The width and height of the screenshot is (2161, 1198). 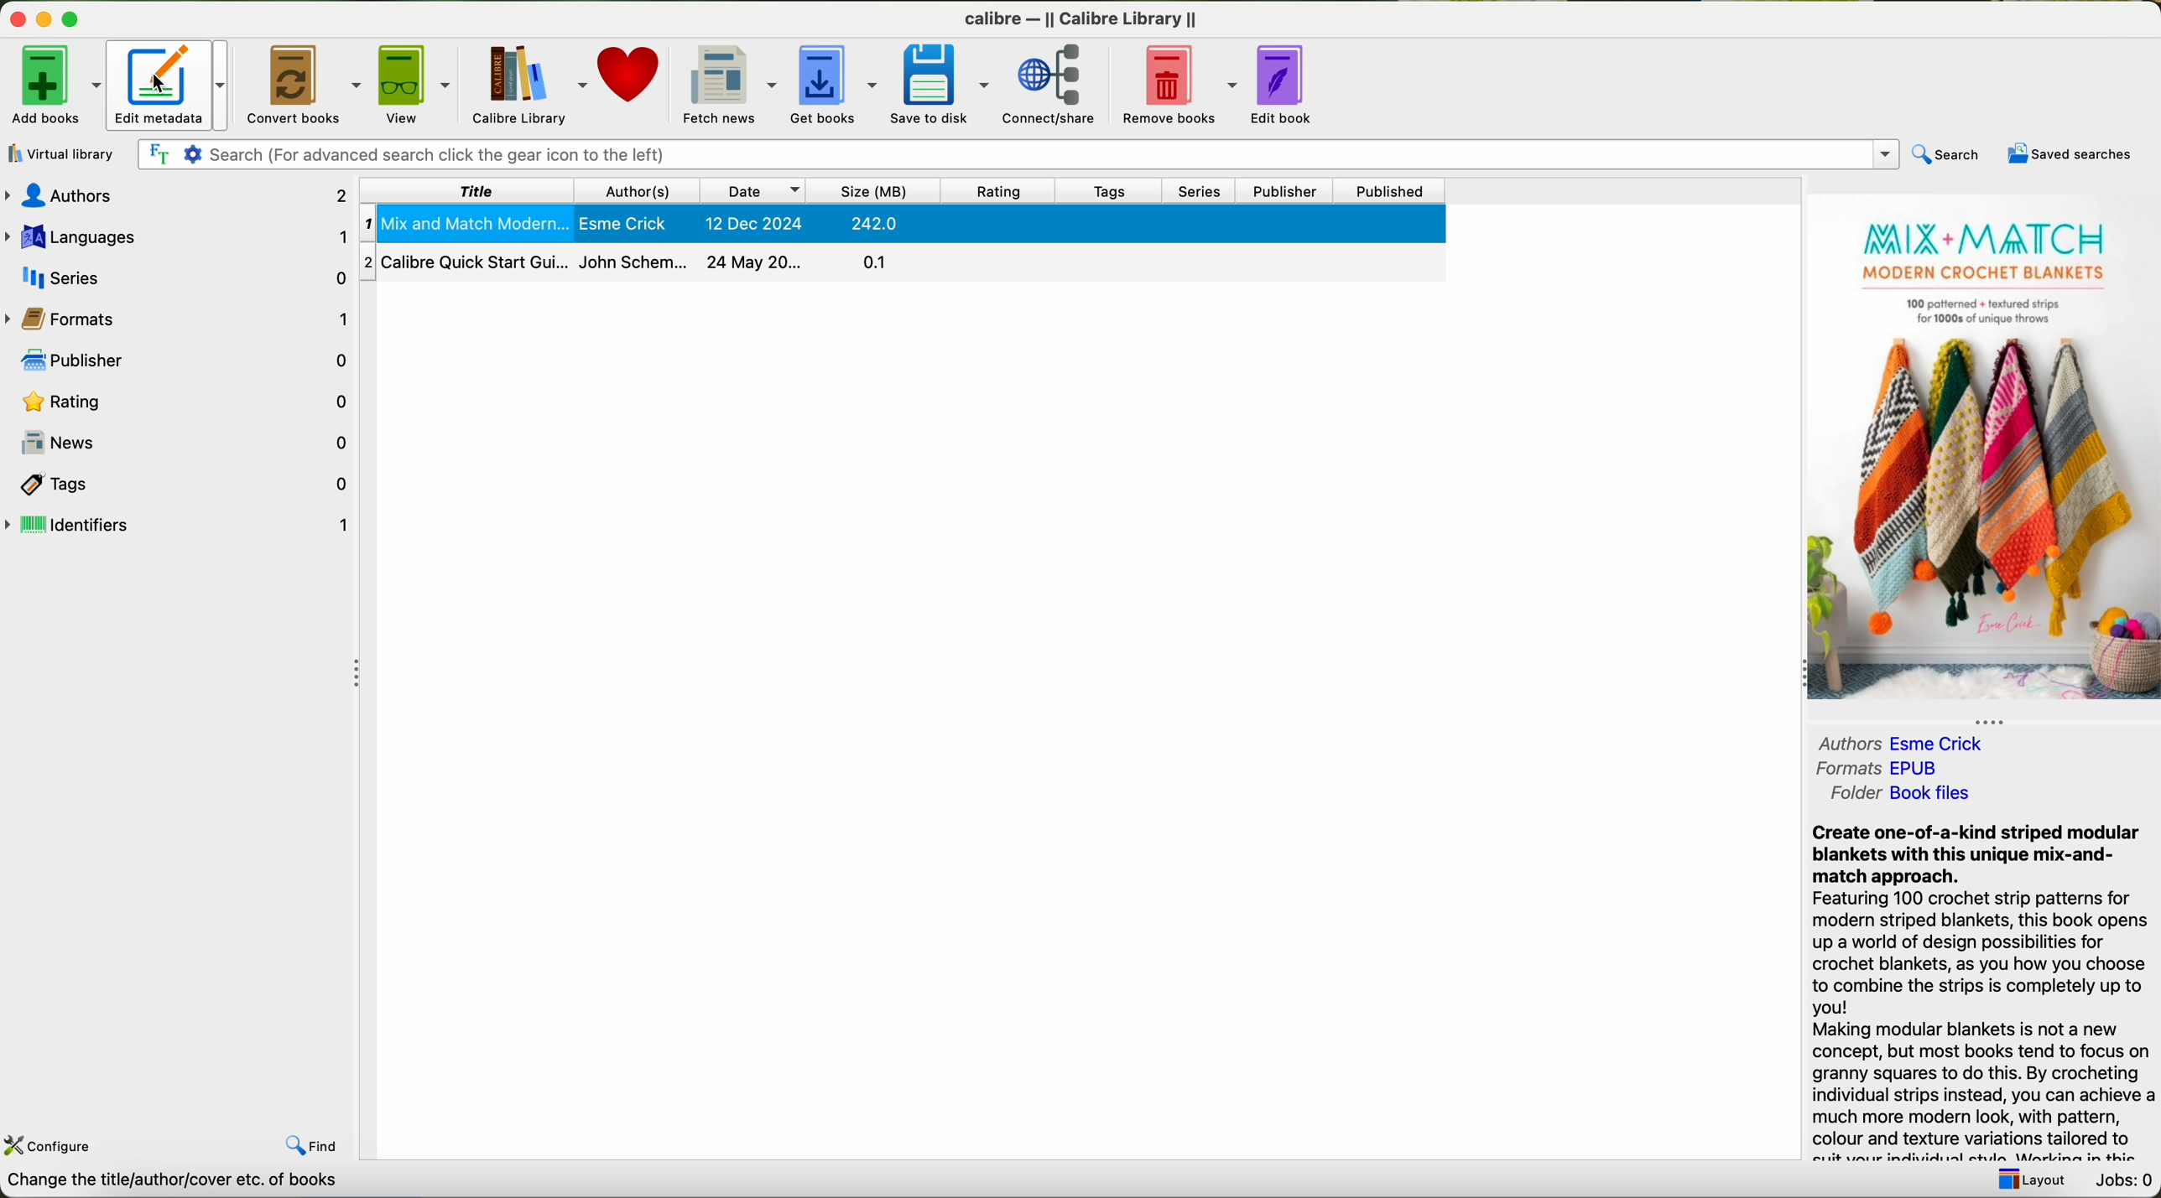 I want to click on data, so click(x=186, y=1184).